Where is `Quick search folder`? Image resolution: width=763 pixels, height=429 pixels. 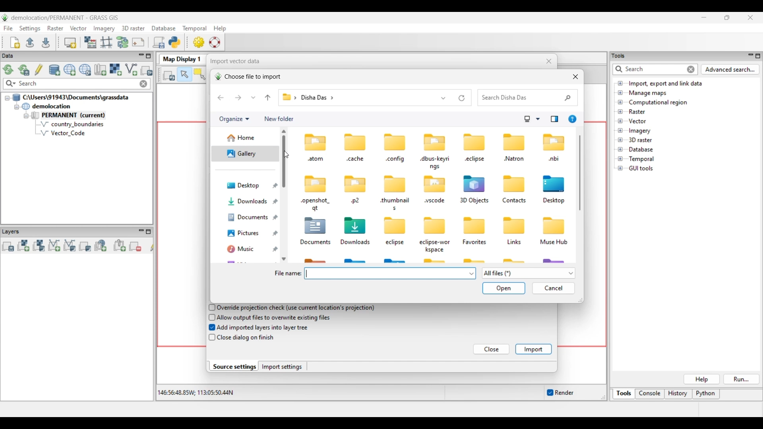
Quick search folder is located at coordinates (528, 98).